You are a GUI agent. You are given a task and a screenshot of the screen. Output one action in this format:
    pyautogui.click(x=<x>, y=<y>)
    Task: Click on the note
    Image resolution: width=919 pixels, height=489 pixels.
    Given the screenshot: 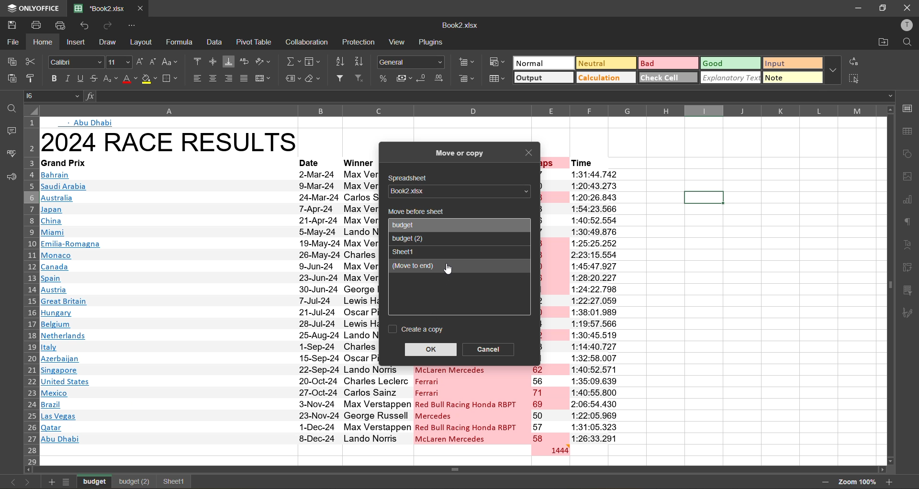 What is the action you would take?
    pyautogui.click(x=792, y=77)
    